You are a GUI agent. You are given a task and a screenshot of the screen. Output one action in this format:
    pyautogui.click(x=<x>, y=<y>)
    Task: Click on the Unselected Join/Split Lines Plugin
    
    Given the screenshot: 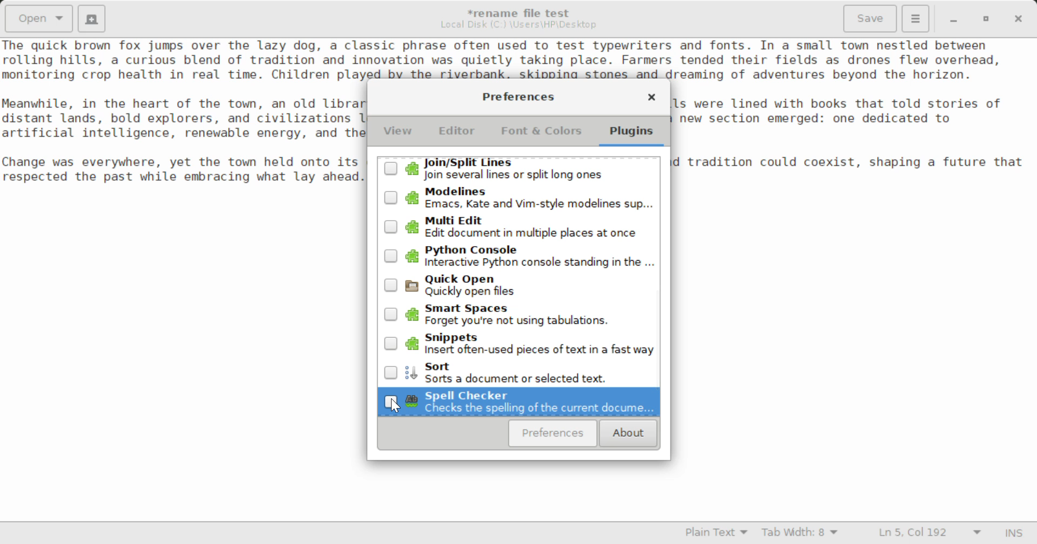 What is the action you would take?
    pyautogui.click(x=517, y=169)
    